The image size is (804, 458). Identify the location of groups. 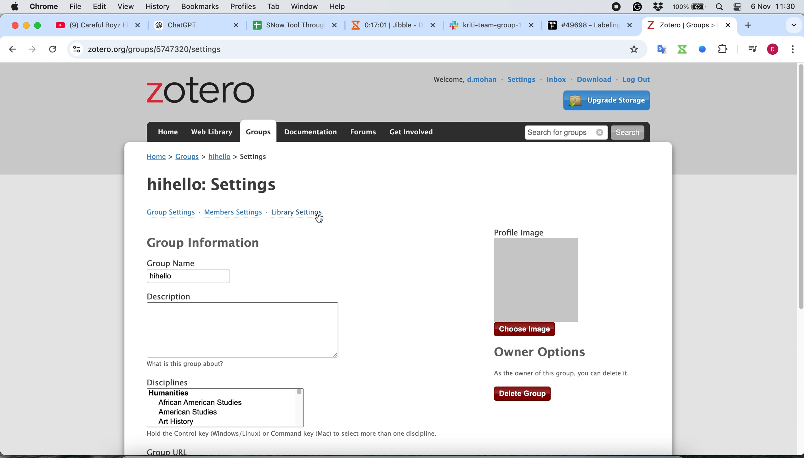
(258, 132).